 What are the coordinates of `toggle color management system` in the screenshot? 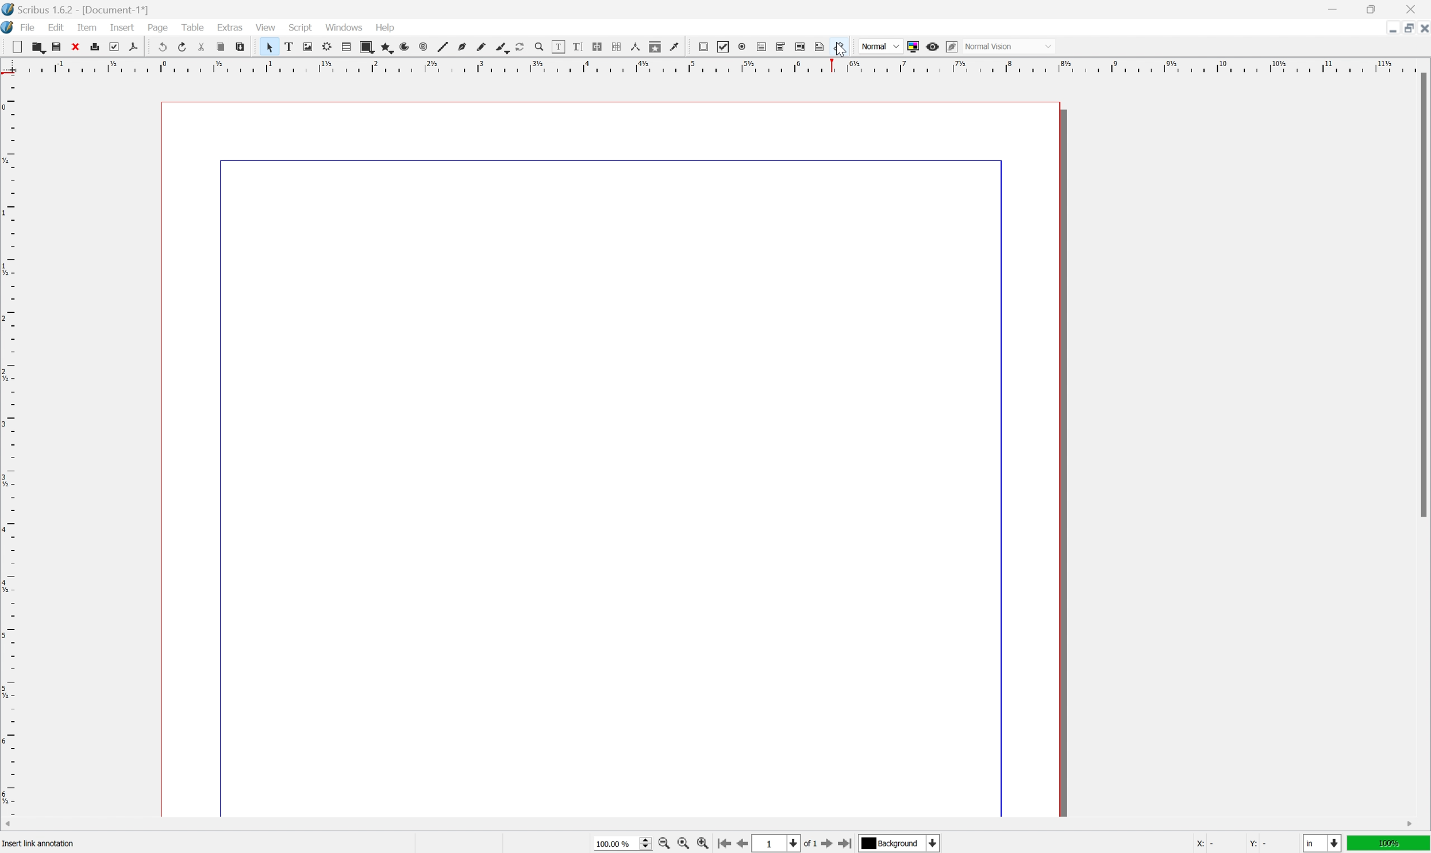 It's located at (913, 47).